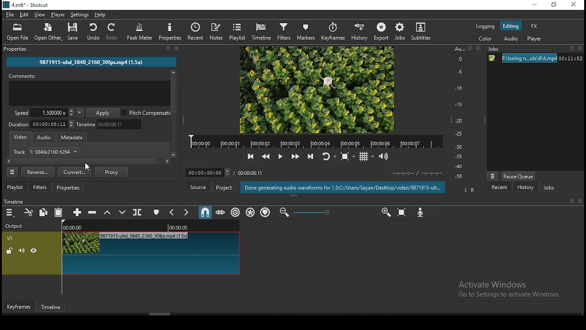 This screenshot has height=330, width=586. What do you see at coordinates (385, 157) in the screenshot?
I see `show volume control` at bounding box center [385, 157].